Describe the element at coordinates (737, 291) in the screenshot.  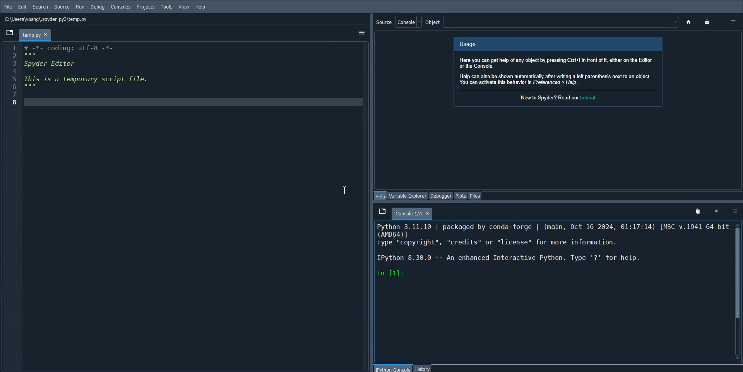
I see `Vertical scroll bar` at that location.